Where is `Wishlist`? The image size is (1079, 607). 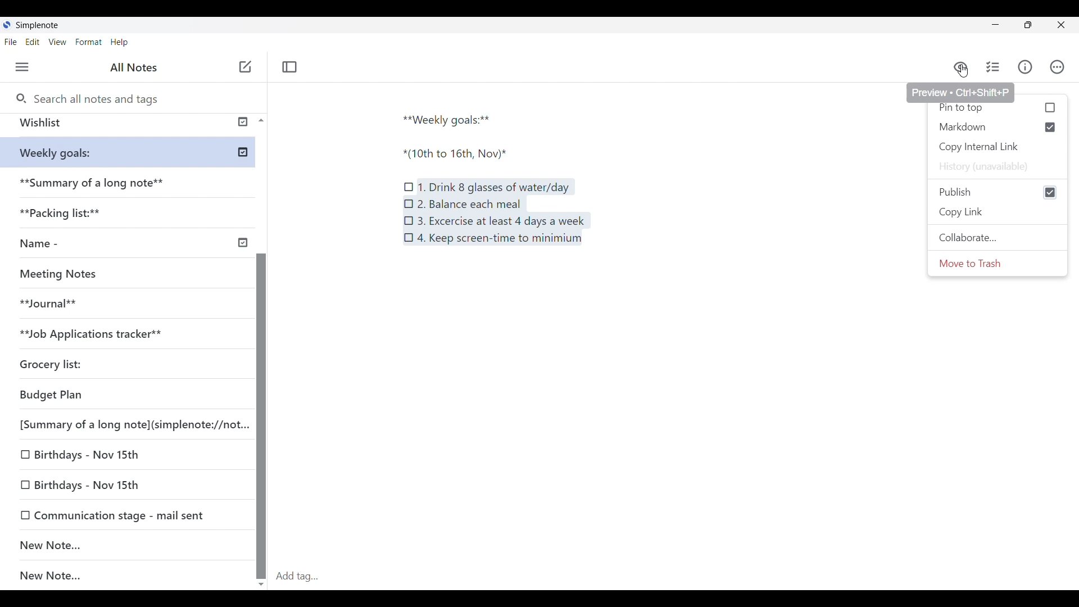
Wishlist is located at coordinates (124, 125).